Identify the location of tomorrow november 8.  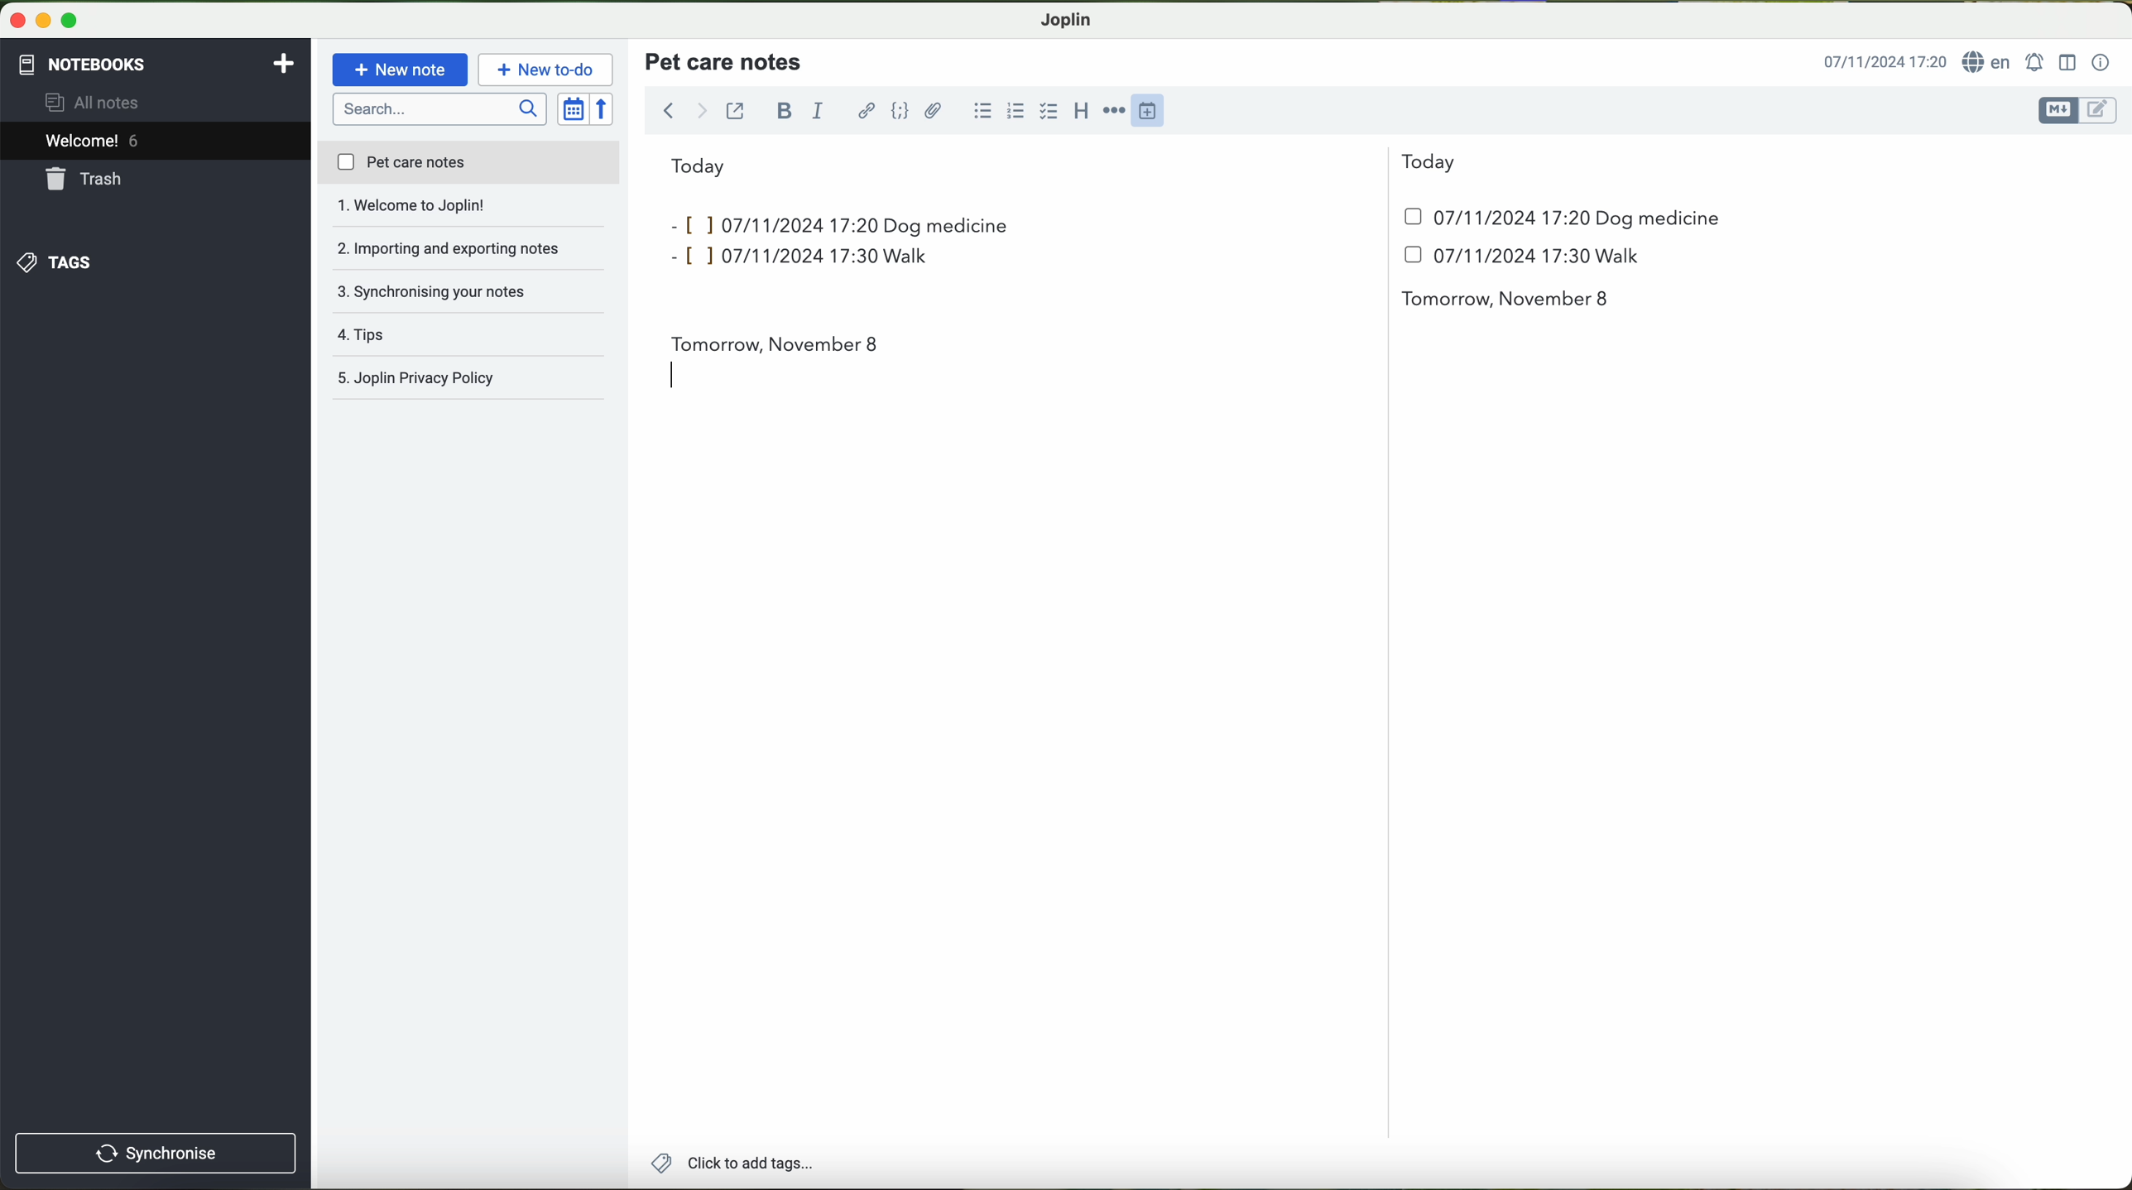
(1508, 300).